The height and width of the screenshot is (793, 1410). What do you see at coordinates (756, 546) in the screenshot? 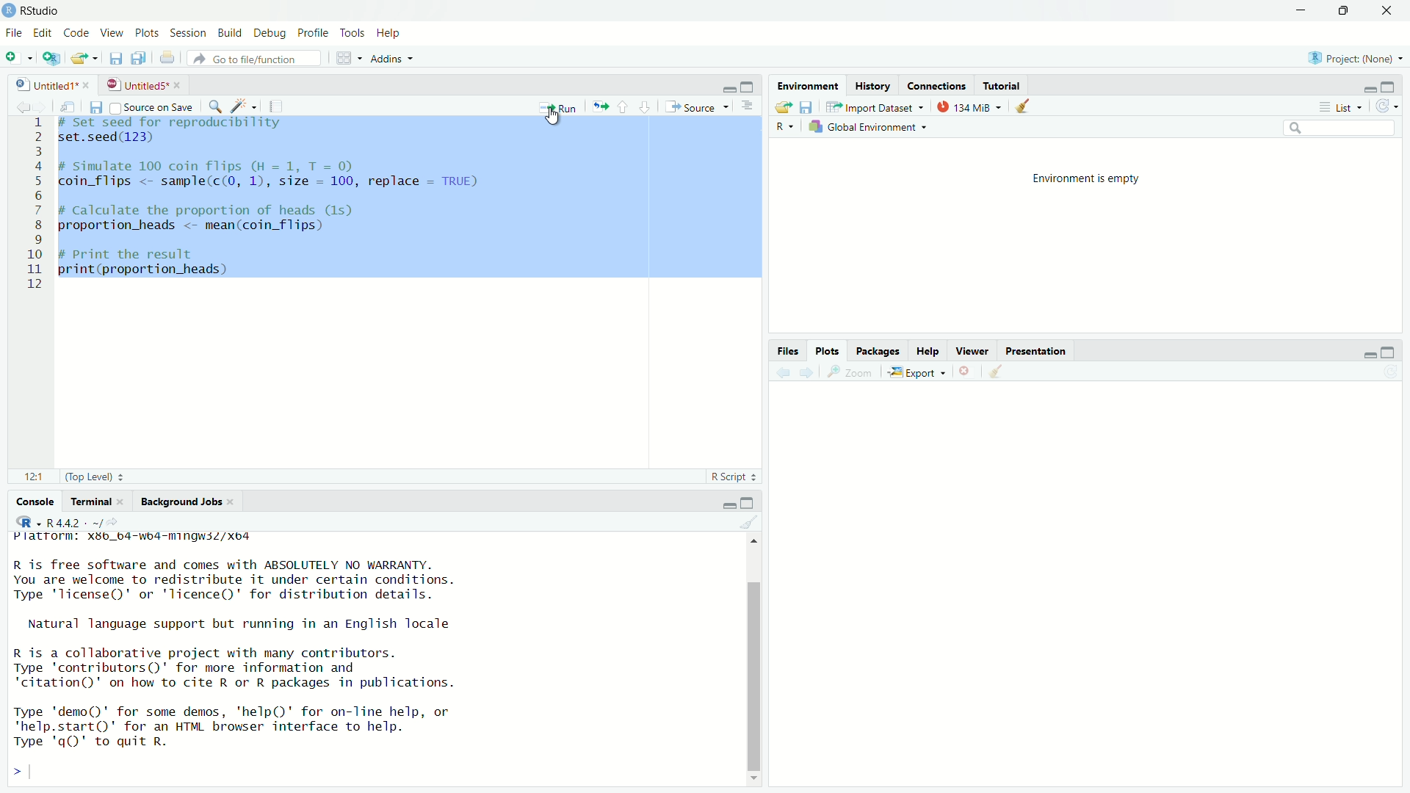
I see `move top` at bounding box center [756, 546].